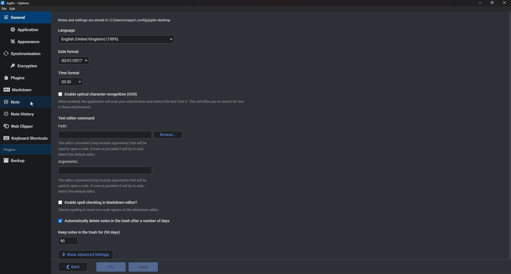 The height and width of the screenshot is (274, 511). I want to click on close, so click(504, 2).